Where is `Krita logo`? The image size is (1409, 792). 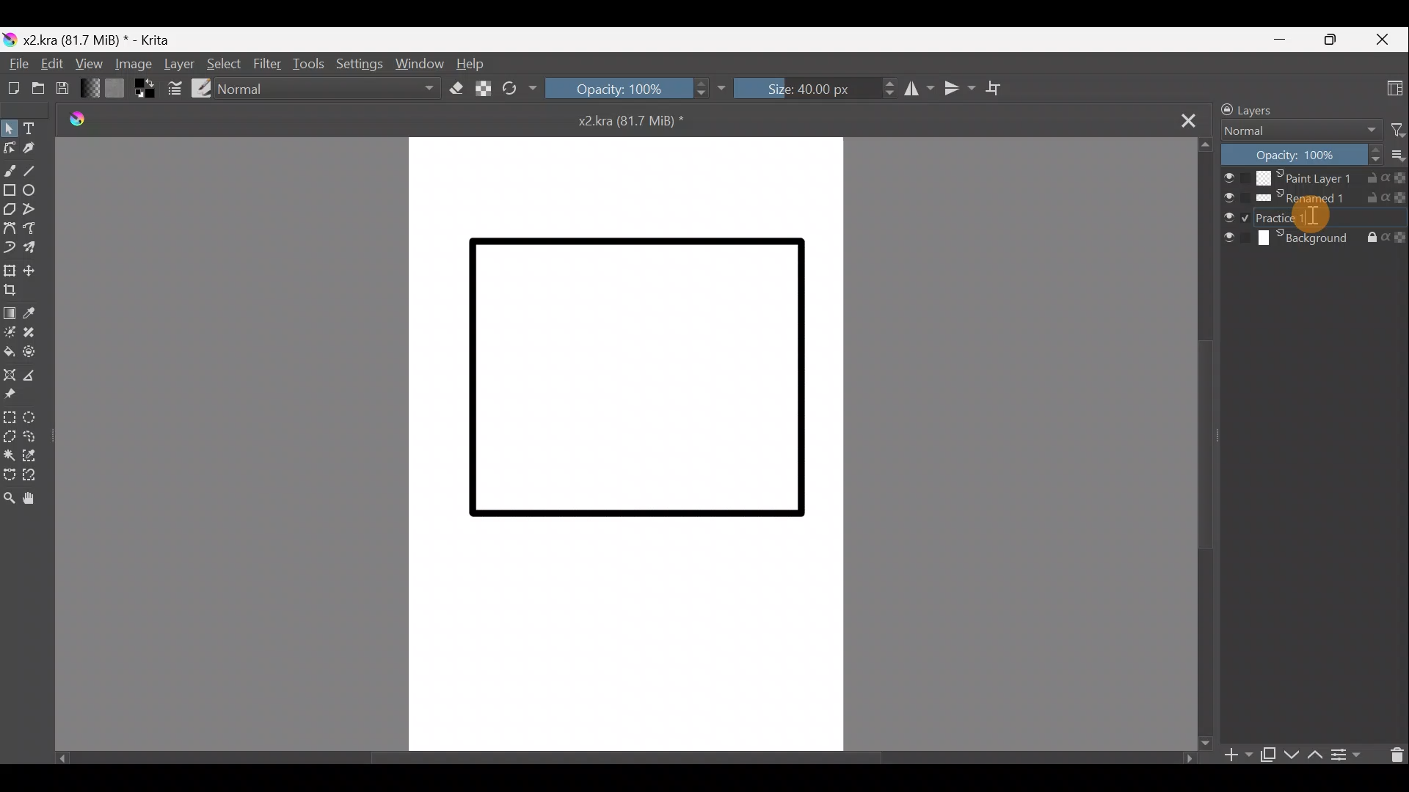 Krita logo is located at coordinates (10, 38).